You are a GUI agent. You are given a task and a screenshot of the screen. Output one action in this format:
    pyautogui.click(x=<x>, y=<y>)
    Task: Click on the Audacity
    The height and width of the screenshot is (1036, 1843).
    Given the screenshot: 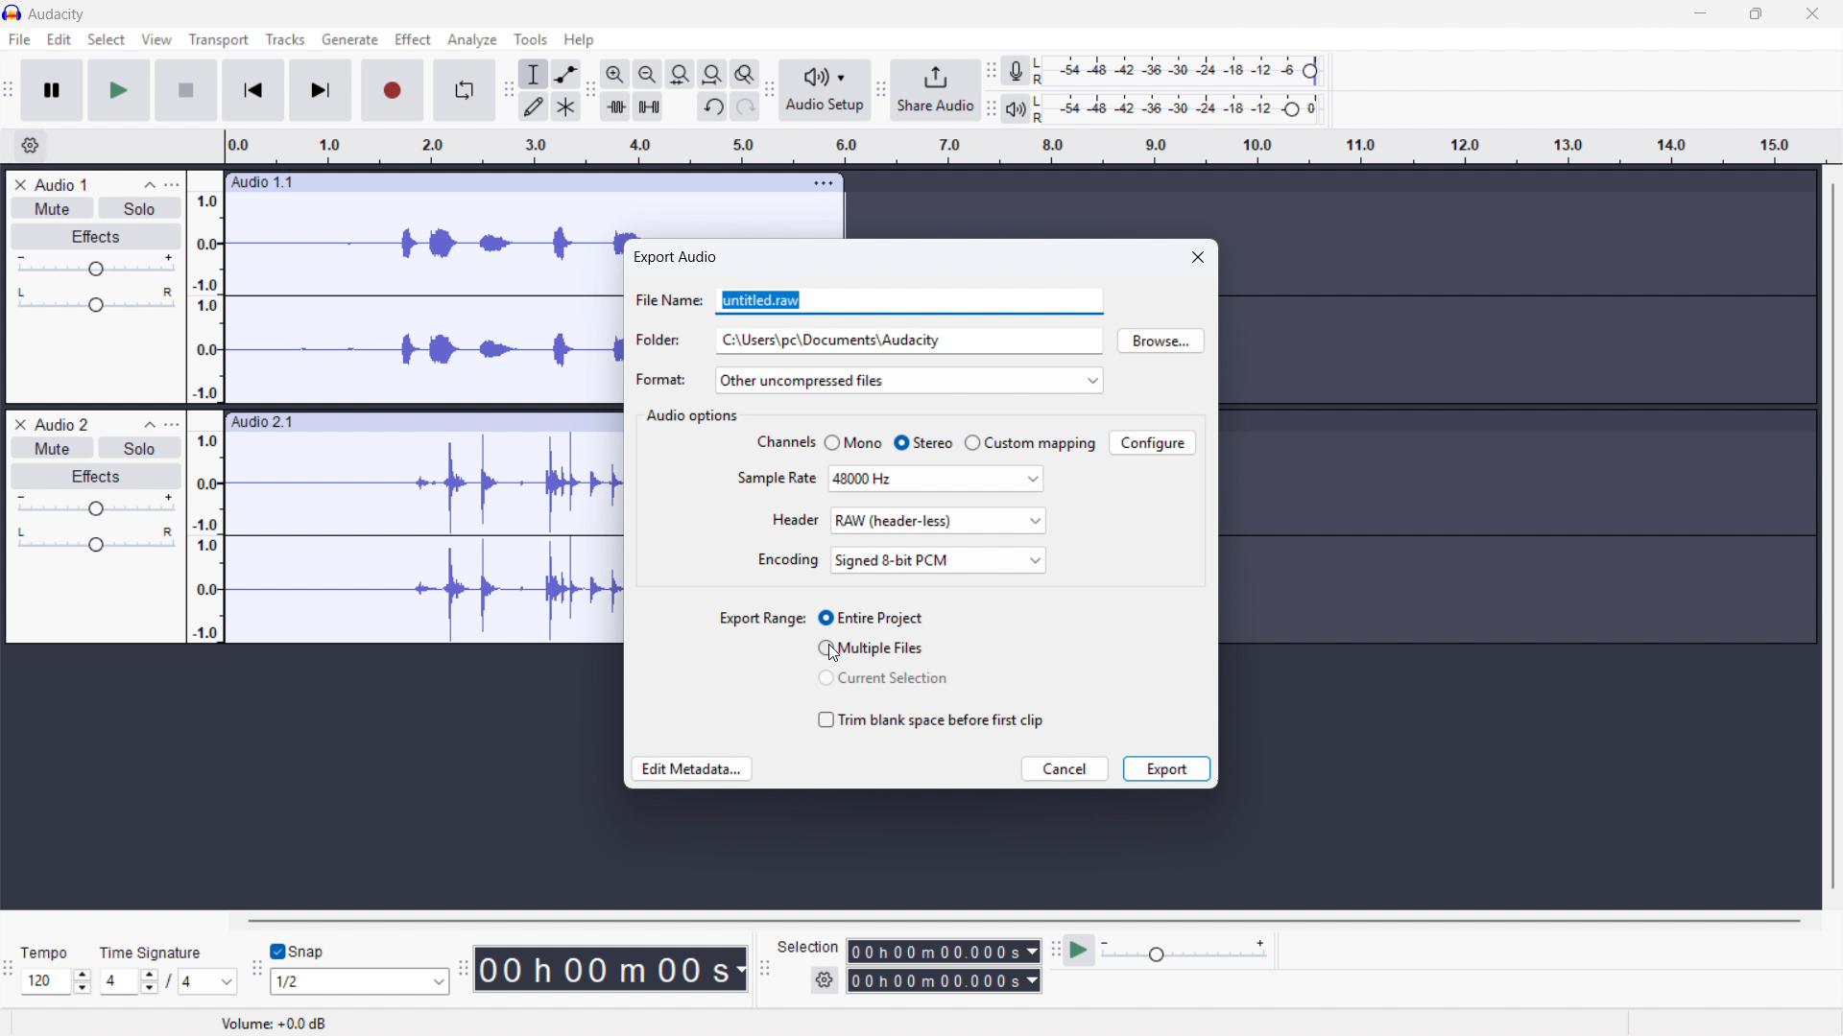 What is the action you would take?
    pyautogui.click(x=59, y=14)
    